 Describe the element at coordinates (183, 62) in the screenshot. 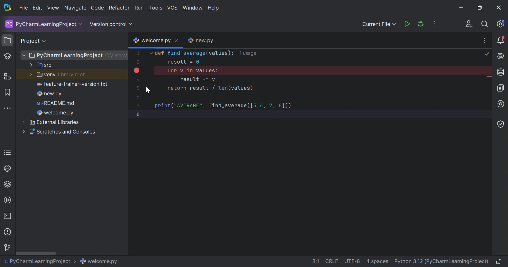

I see `result=0` at that location.